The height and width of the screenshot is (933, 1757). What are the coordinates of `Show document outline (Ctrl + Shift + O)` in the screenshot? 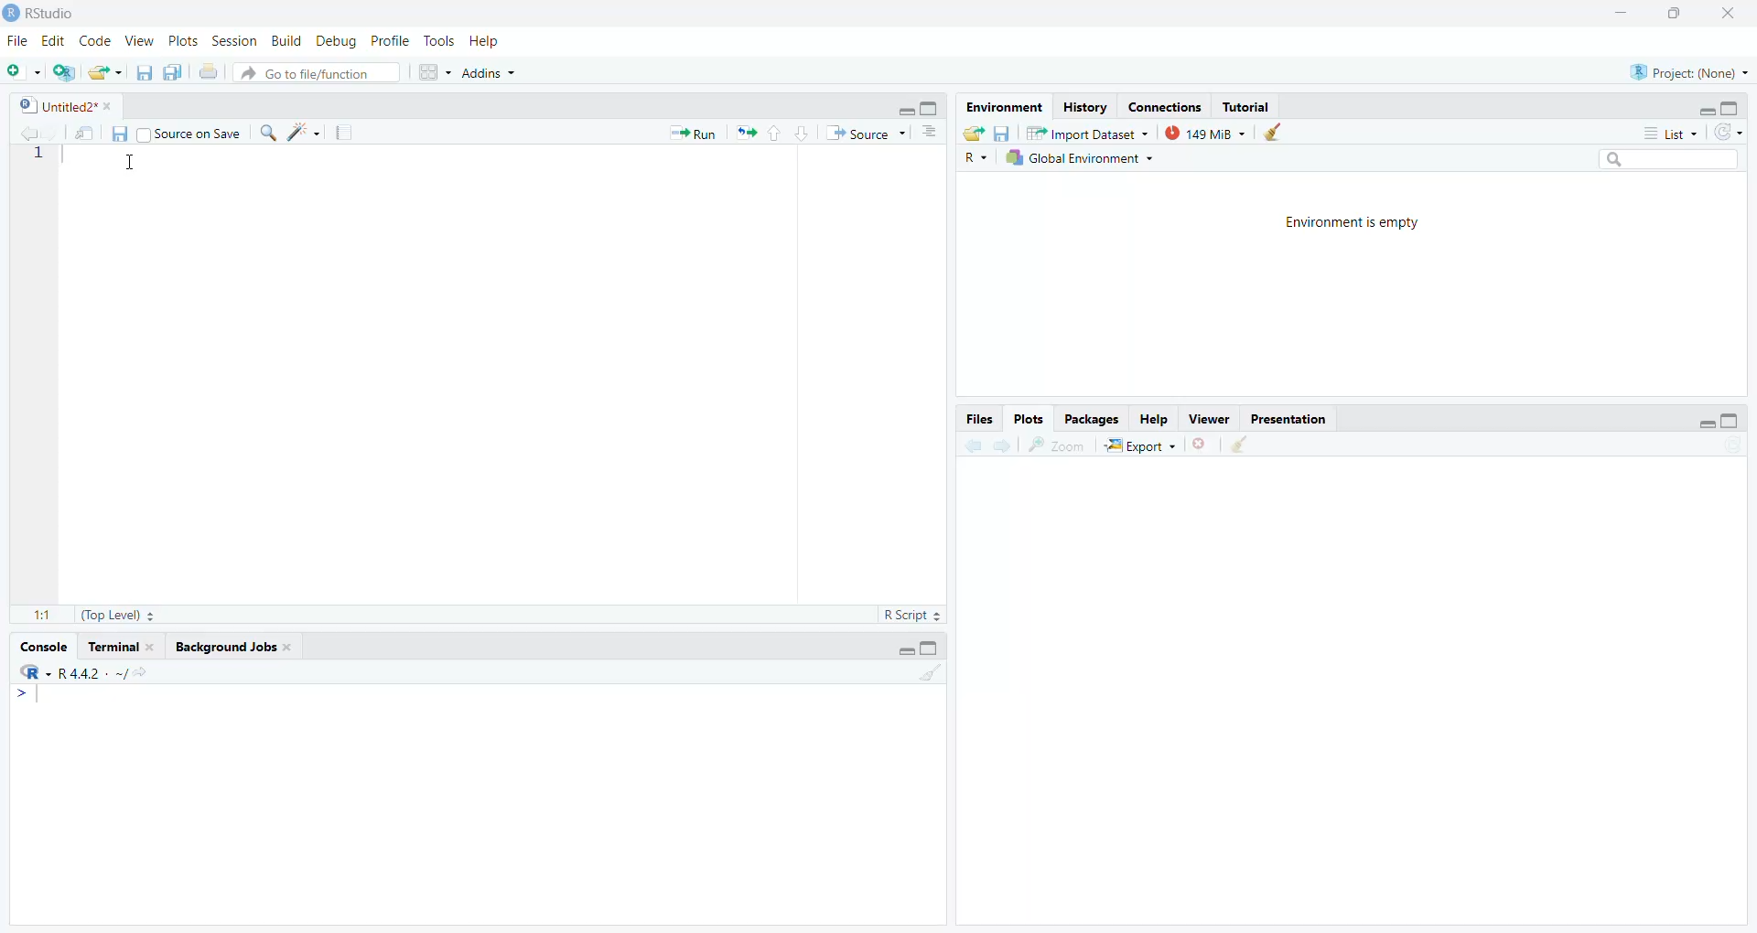 It's located at (932, 131).